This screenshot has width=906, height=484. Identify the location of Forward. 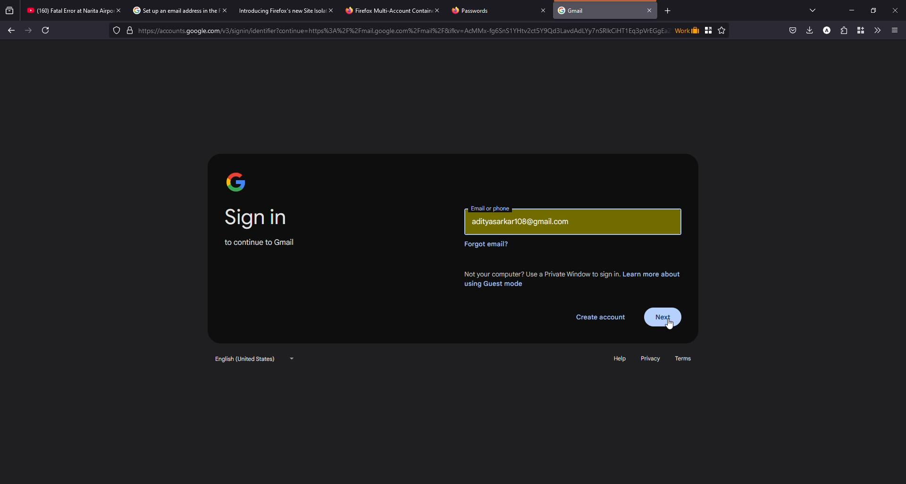
(28, 32).